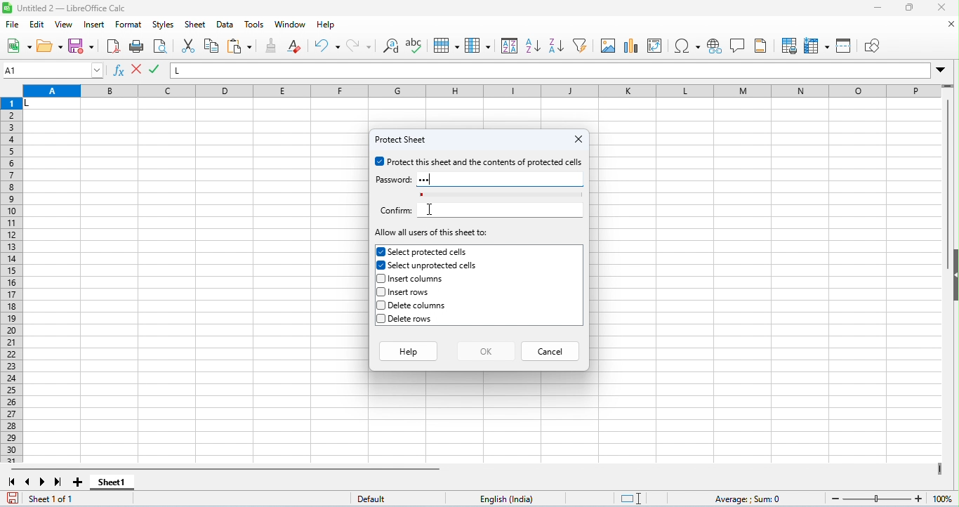 This screenshot has height=507, width=959. What do you see at coordinates (138, 70) in the screenshot?
I see `accept` at bounding box center [138, 70].